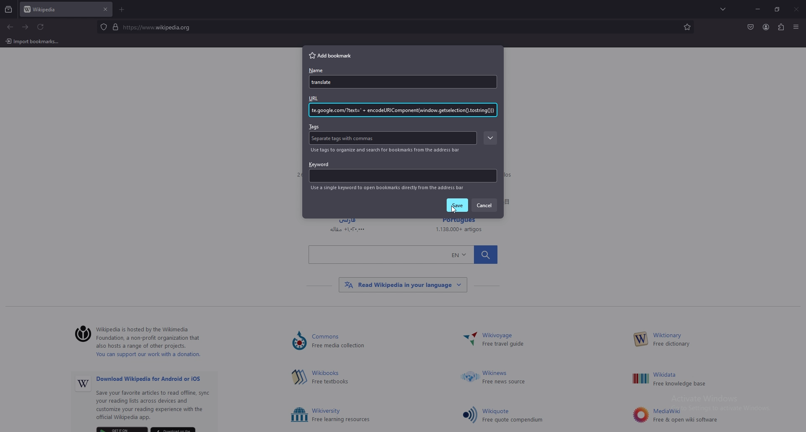 This screenshot has height=432, width=806. Describe the element at coordinates (10, 28) in the screenshot. I see `backward` at that location.